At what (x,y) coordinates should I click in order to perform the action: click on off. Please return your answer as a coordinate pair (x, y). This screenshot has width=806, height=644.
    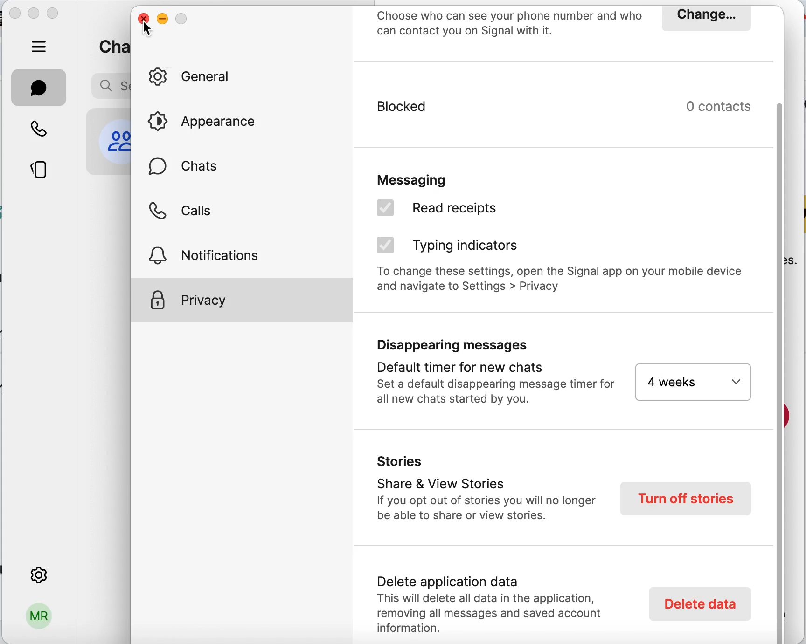
    Looking at the image, I should click on (692, 382).